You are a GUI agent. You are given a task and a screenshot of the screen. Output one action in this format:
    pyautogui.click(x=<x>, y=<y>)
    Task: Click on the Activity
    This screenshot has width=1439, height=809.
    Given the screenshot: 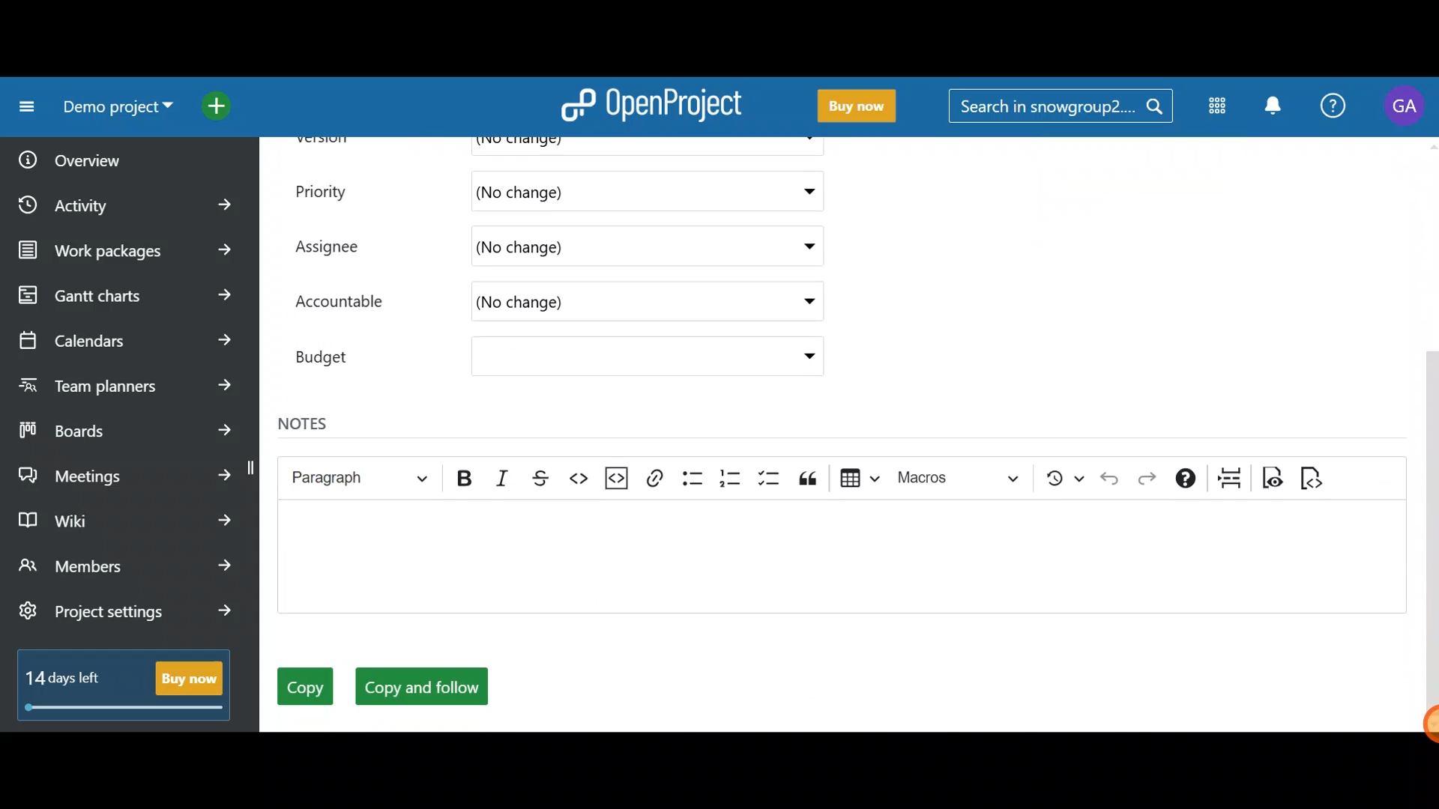 What is the action you would take?
    pyautogui.click(x=130, y=200)
    